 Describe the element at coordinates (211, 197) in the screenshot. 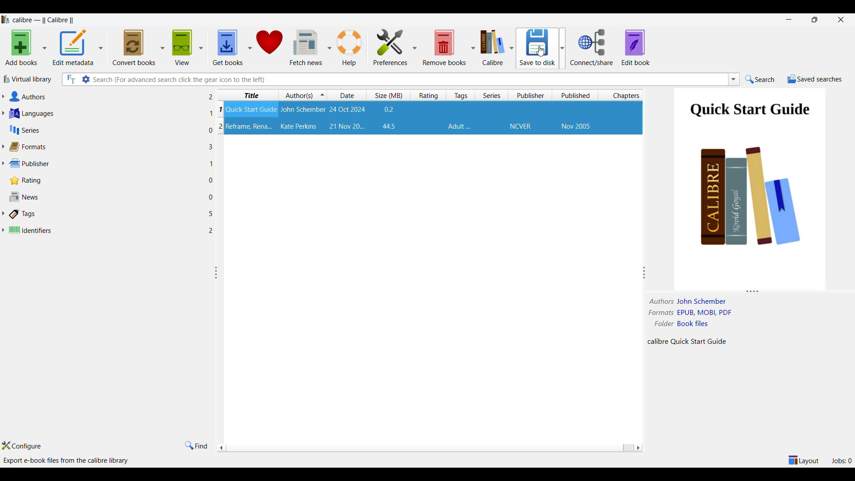

I see `0` at that location.